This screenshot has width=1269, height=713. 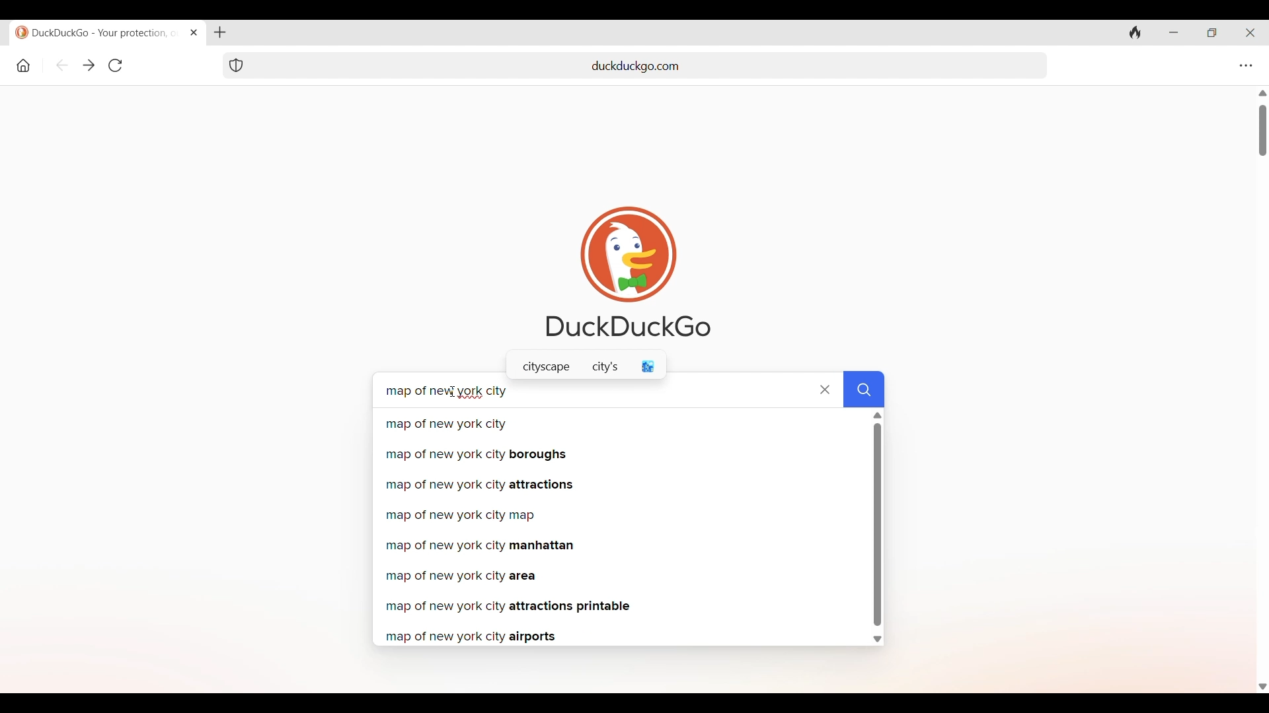 I want to click on Clear browsing history, so click(x=1135, y=32).